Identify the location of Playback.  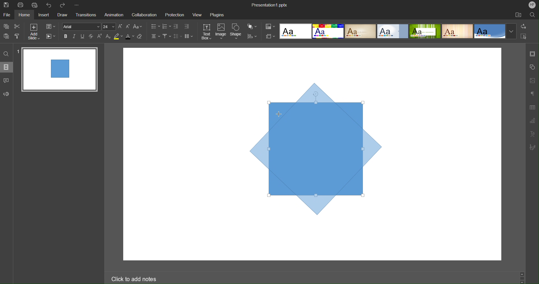
(51, 37).